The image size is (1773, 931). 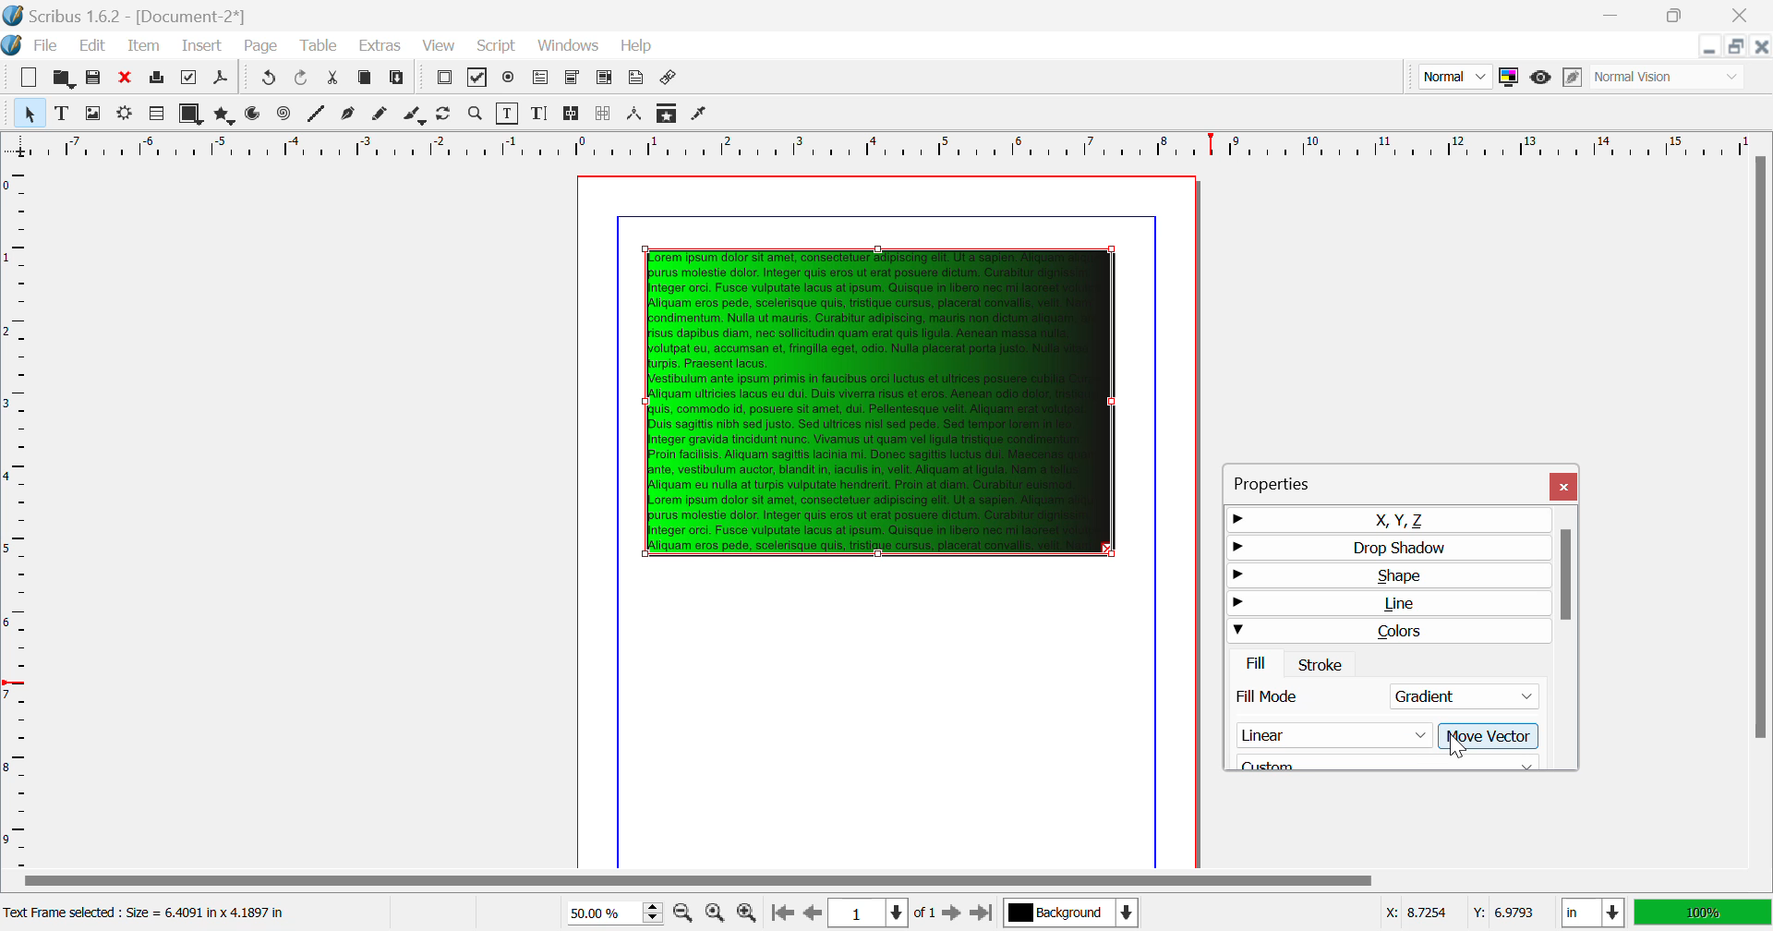 What do you see at coordinates (203, 47) in the screenshot?
I see `Insert` at bounding box center [203, 47].